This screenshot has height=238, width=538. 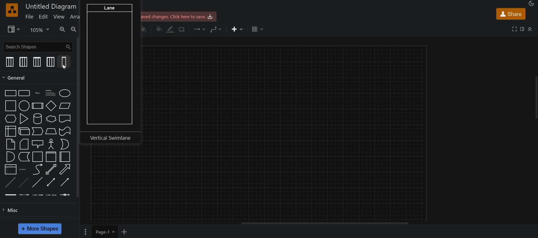 What do you see at coordinates (256, 29) in the screenshot?
I see `table` at bounding box center [256, 29].